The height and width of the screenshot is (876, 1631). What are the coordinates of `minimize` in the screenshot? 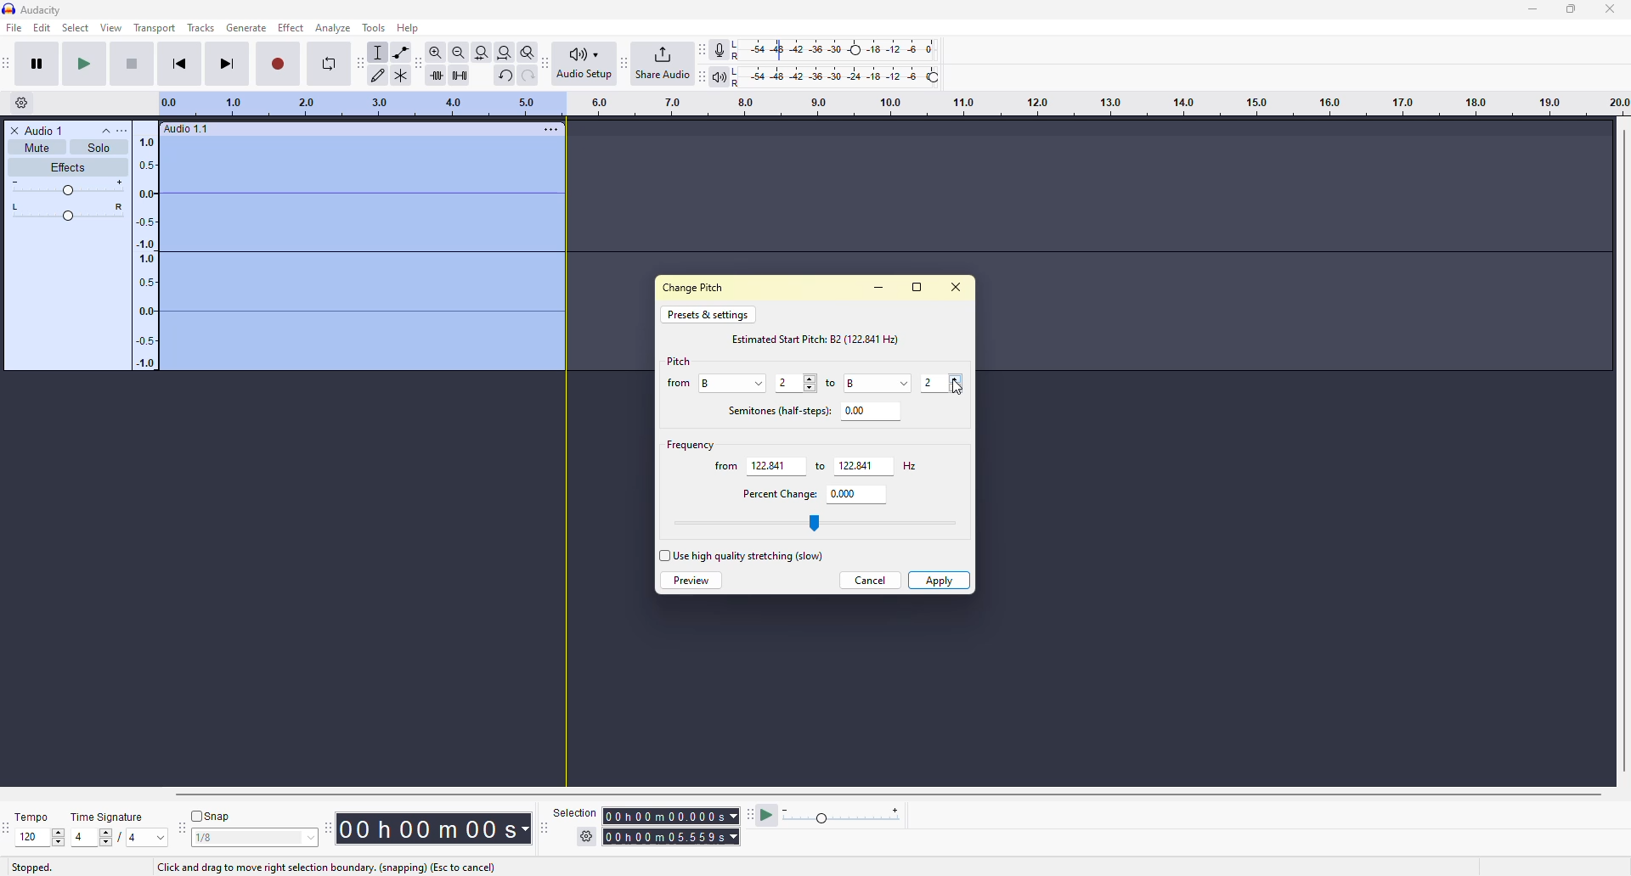 It's located at (878, 286).